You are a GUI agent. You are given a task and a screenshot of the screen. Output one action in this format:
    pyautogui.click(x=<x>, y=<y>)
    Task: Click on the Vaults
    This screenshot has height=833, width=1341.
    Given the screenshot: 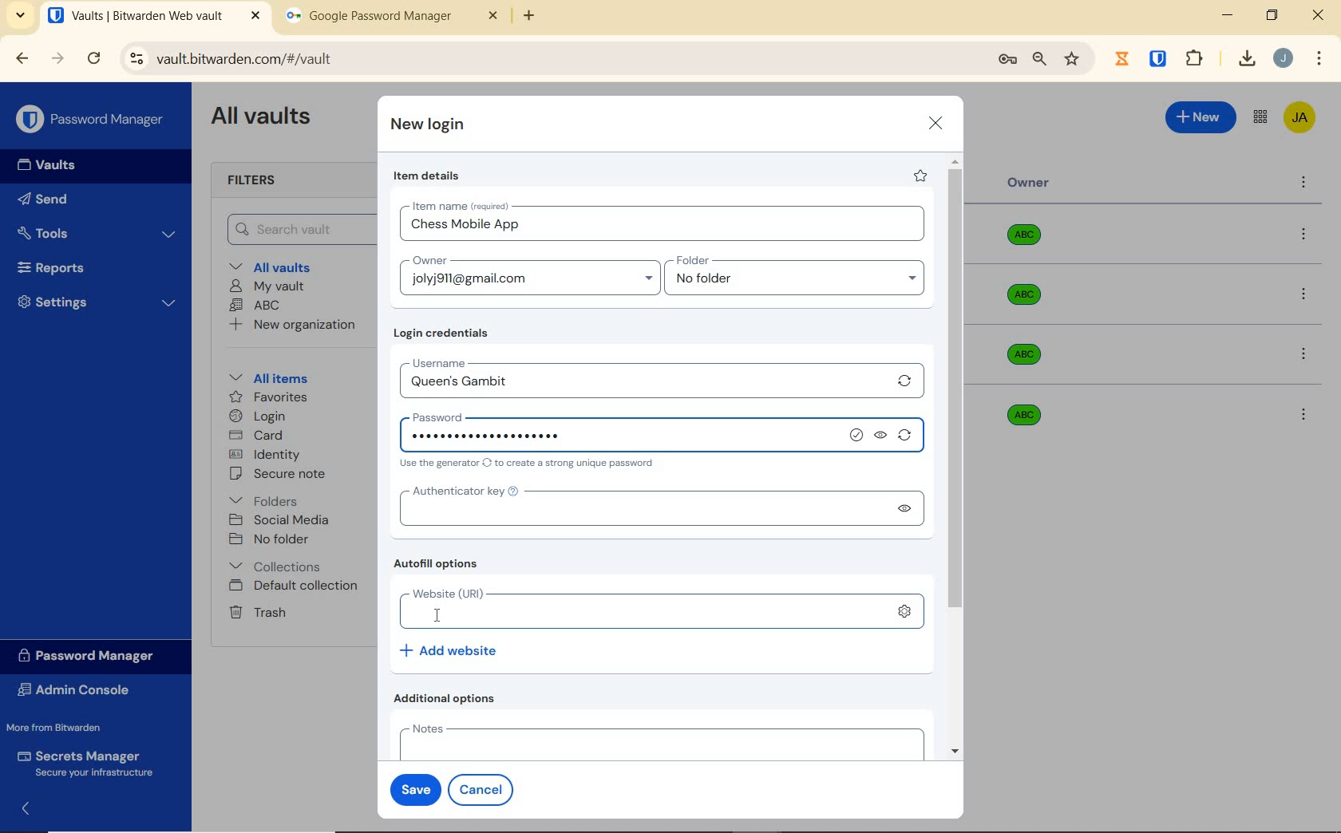 What is the action you would take?
    pyautogui.click(x=51, y=165)
    